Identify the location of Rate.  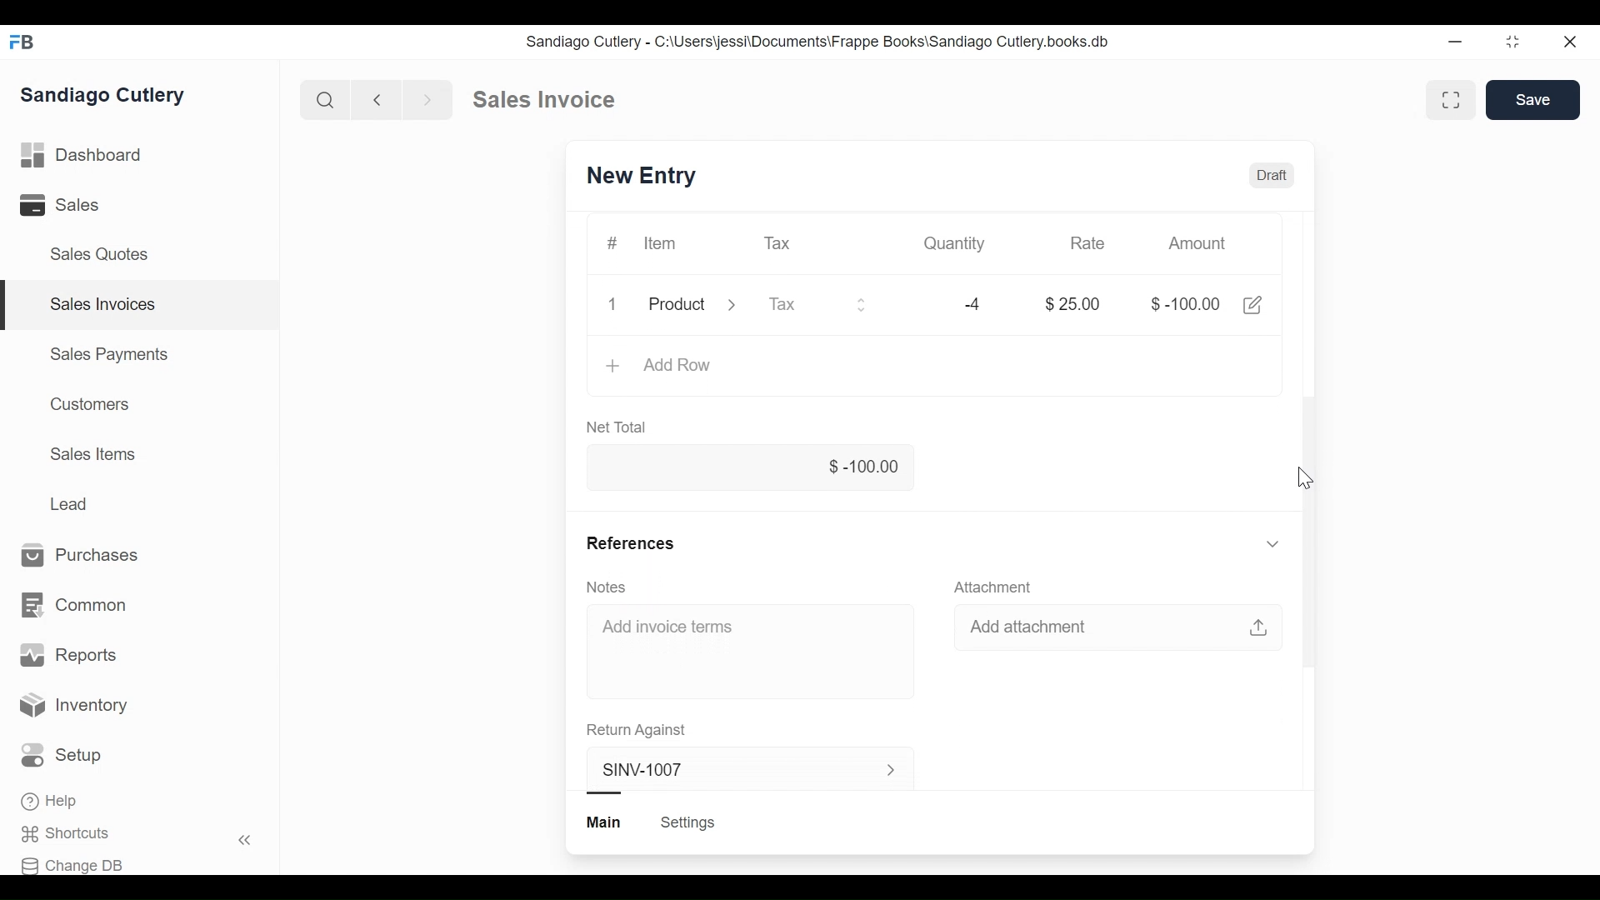
(1087, 243).